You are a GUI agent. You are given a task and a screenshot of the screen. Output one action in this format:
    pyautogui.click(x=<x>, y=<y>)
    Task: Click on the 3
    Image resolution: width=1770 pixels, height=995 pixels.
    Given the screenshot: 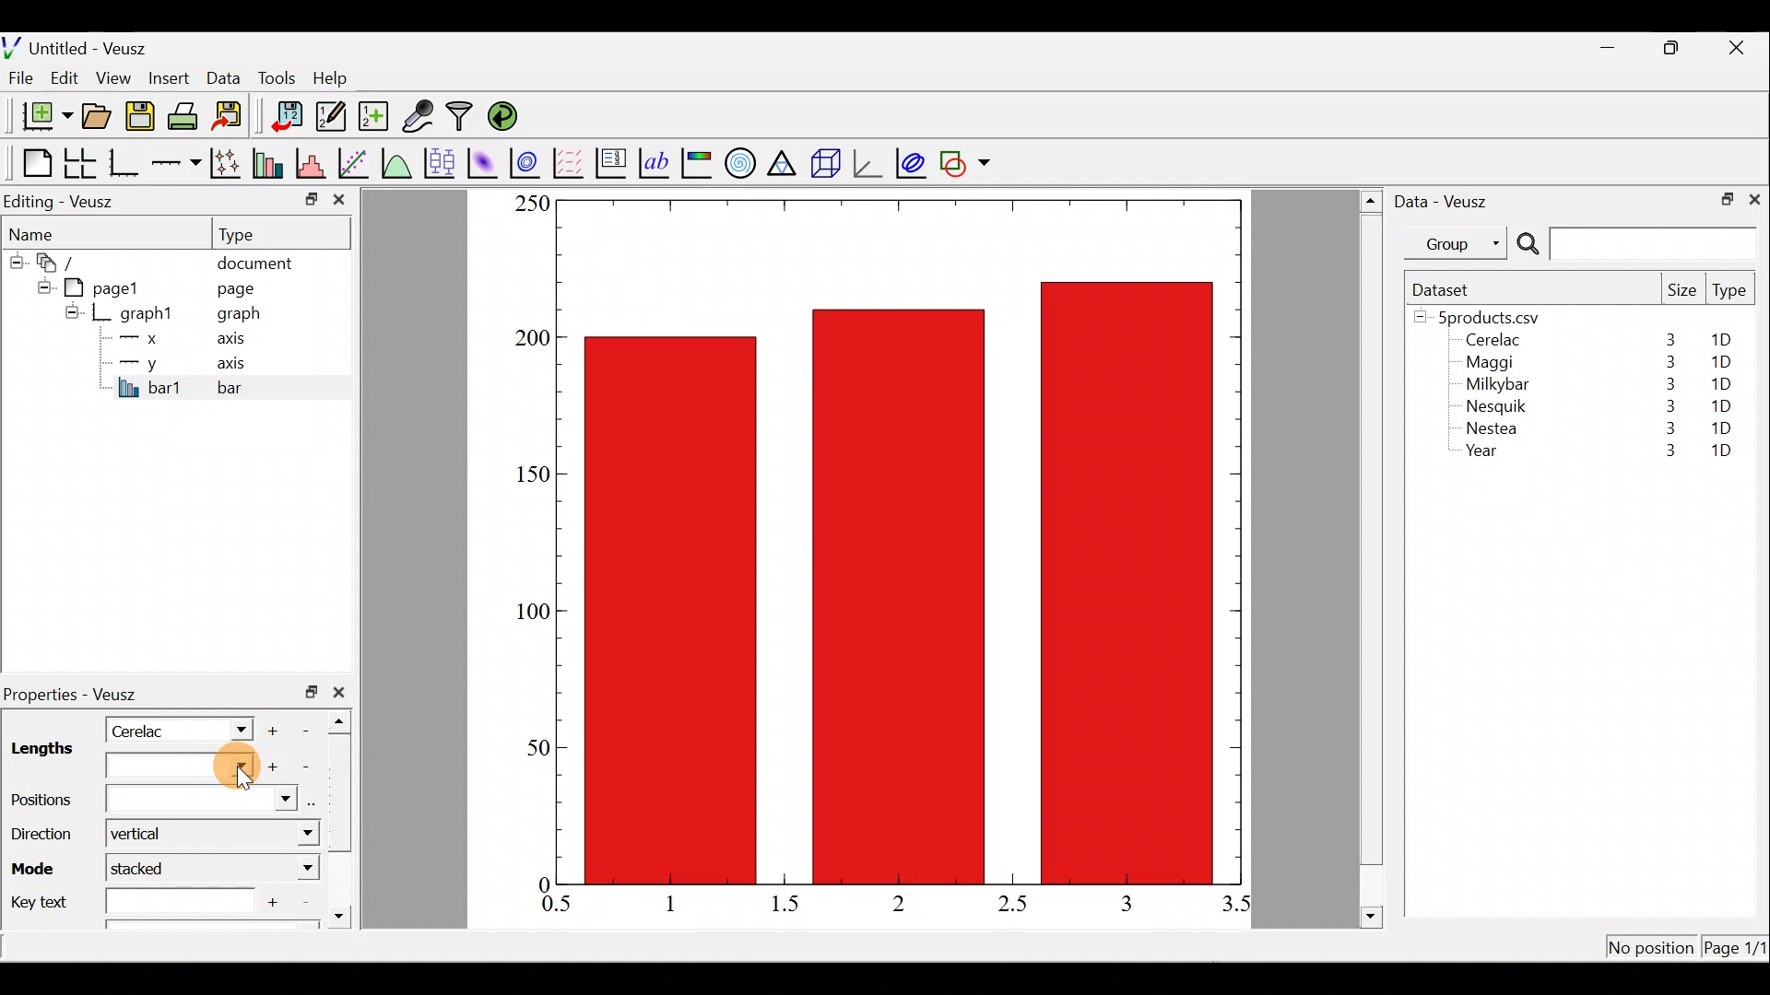 What is the action you would take?
    pyautogui.click(x=1125, y=903)
    